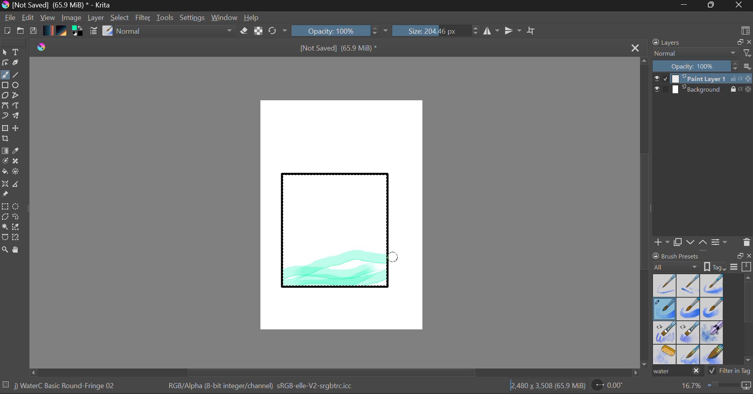 The image size is (753, 394). I want to click on Scroll Bar, so click(748, 321).